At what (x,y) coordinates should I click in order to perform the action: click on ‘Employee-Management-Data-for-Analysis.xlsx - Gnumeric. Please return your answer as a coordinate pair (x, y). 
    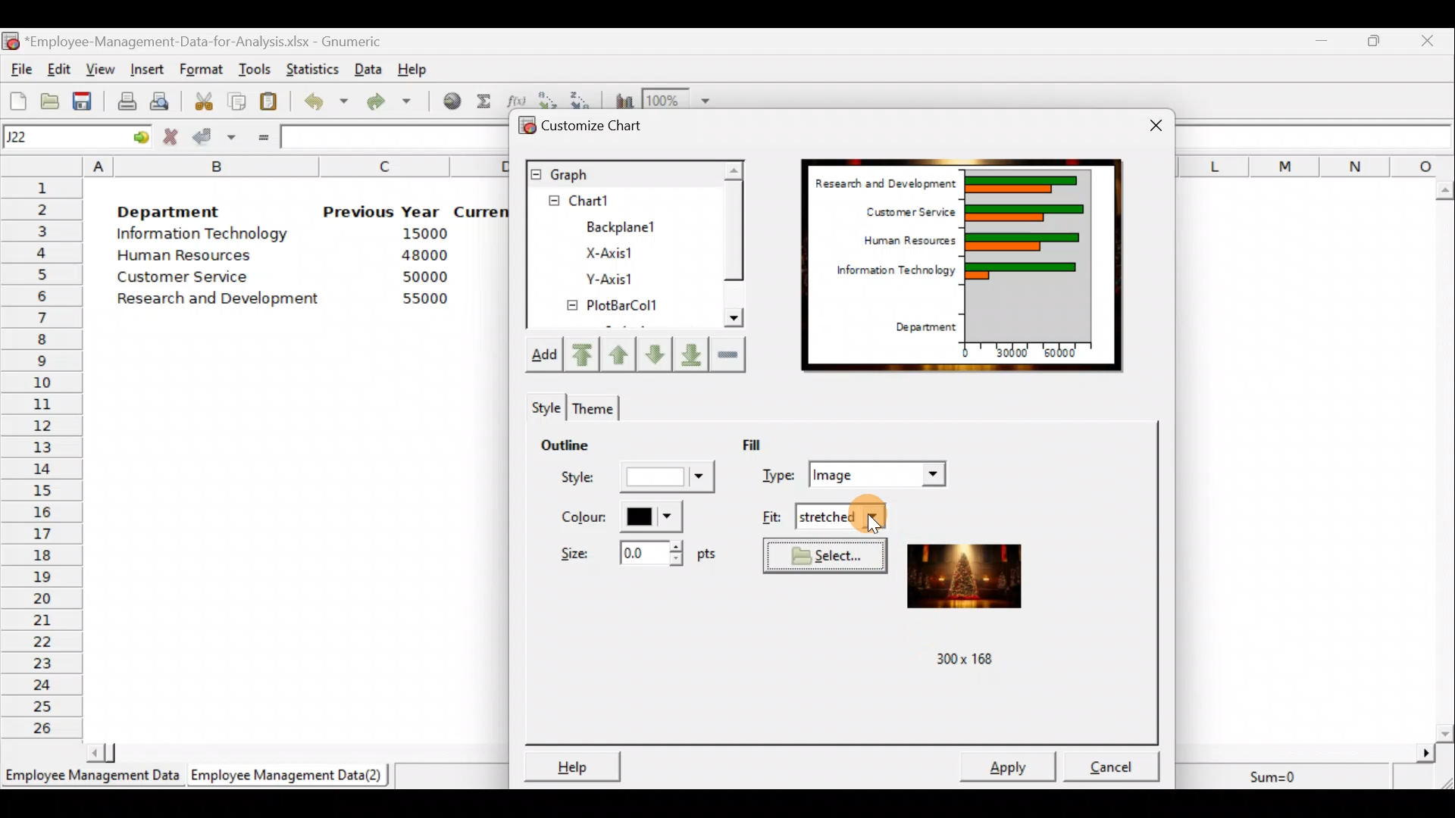
    Looking at the image, I should click on (219, 42).